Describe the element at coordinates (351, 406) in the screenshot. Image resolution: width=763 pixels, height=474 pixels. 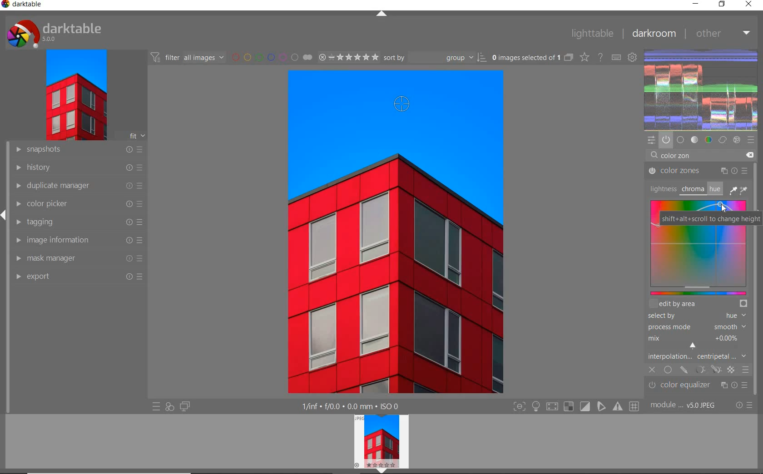
I see `display information` at that location.